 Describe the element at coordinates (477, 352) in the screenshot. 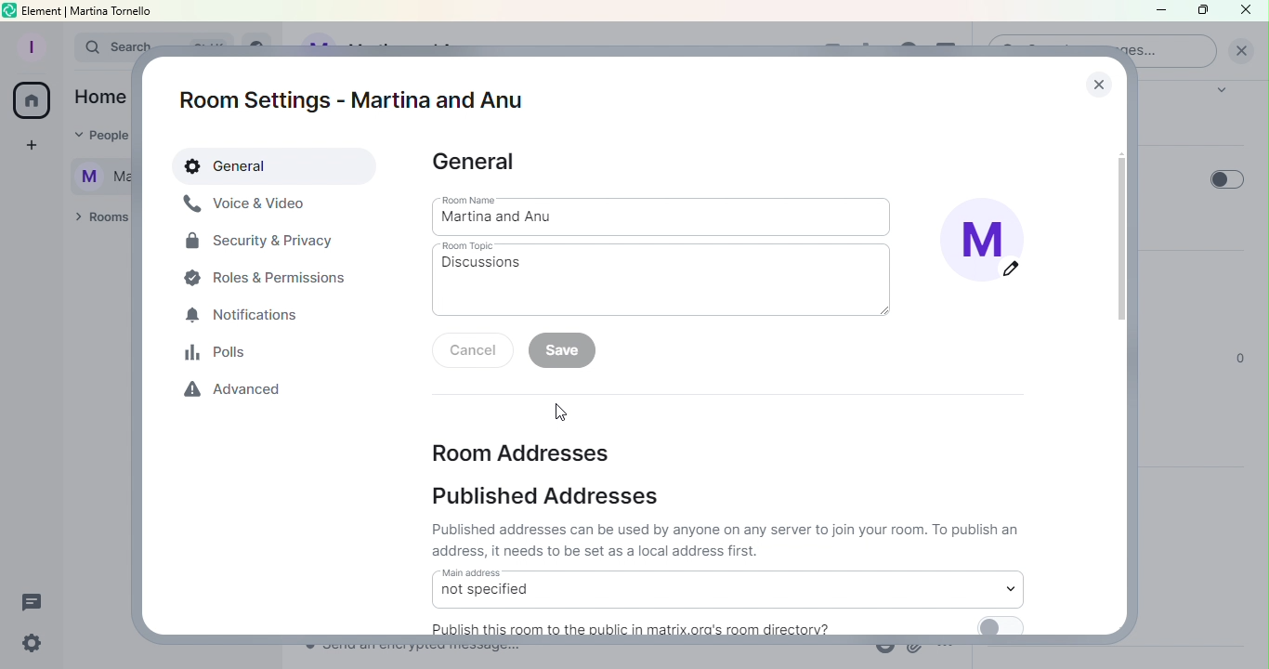

I see `Cancel` at that location.